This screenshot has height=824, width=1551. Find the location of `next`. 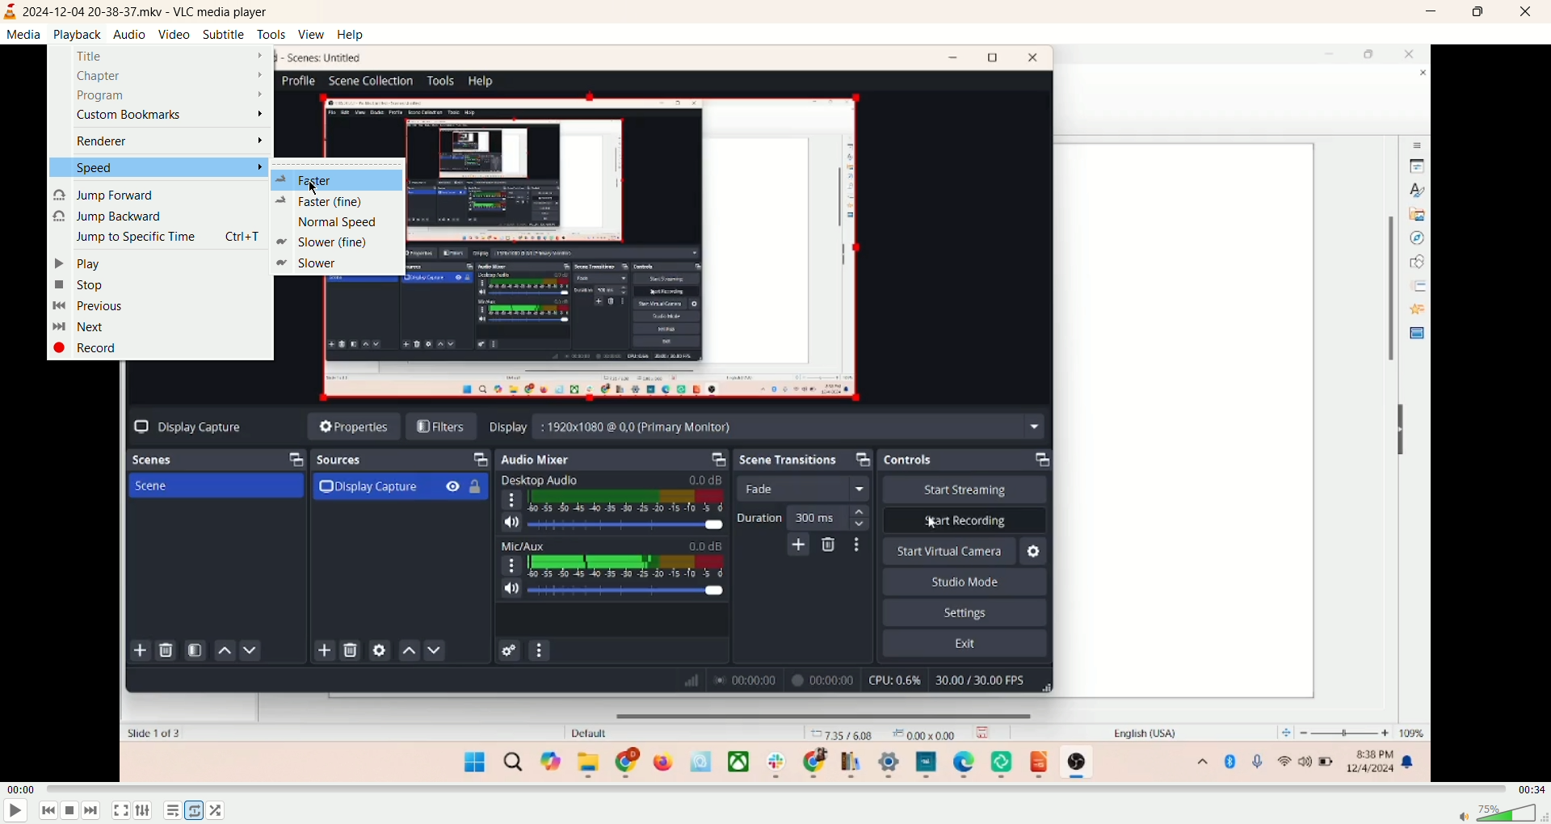

next is located at coordinates (96, 811).